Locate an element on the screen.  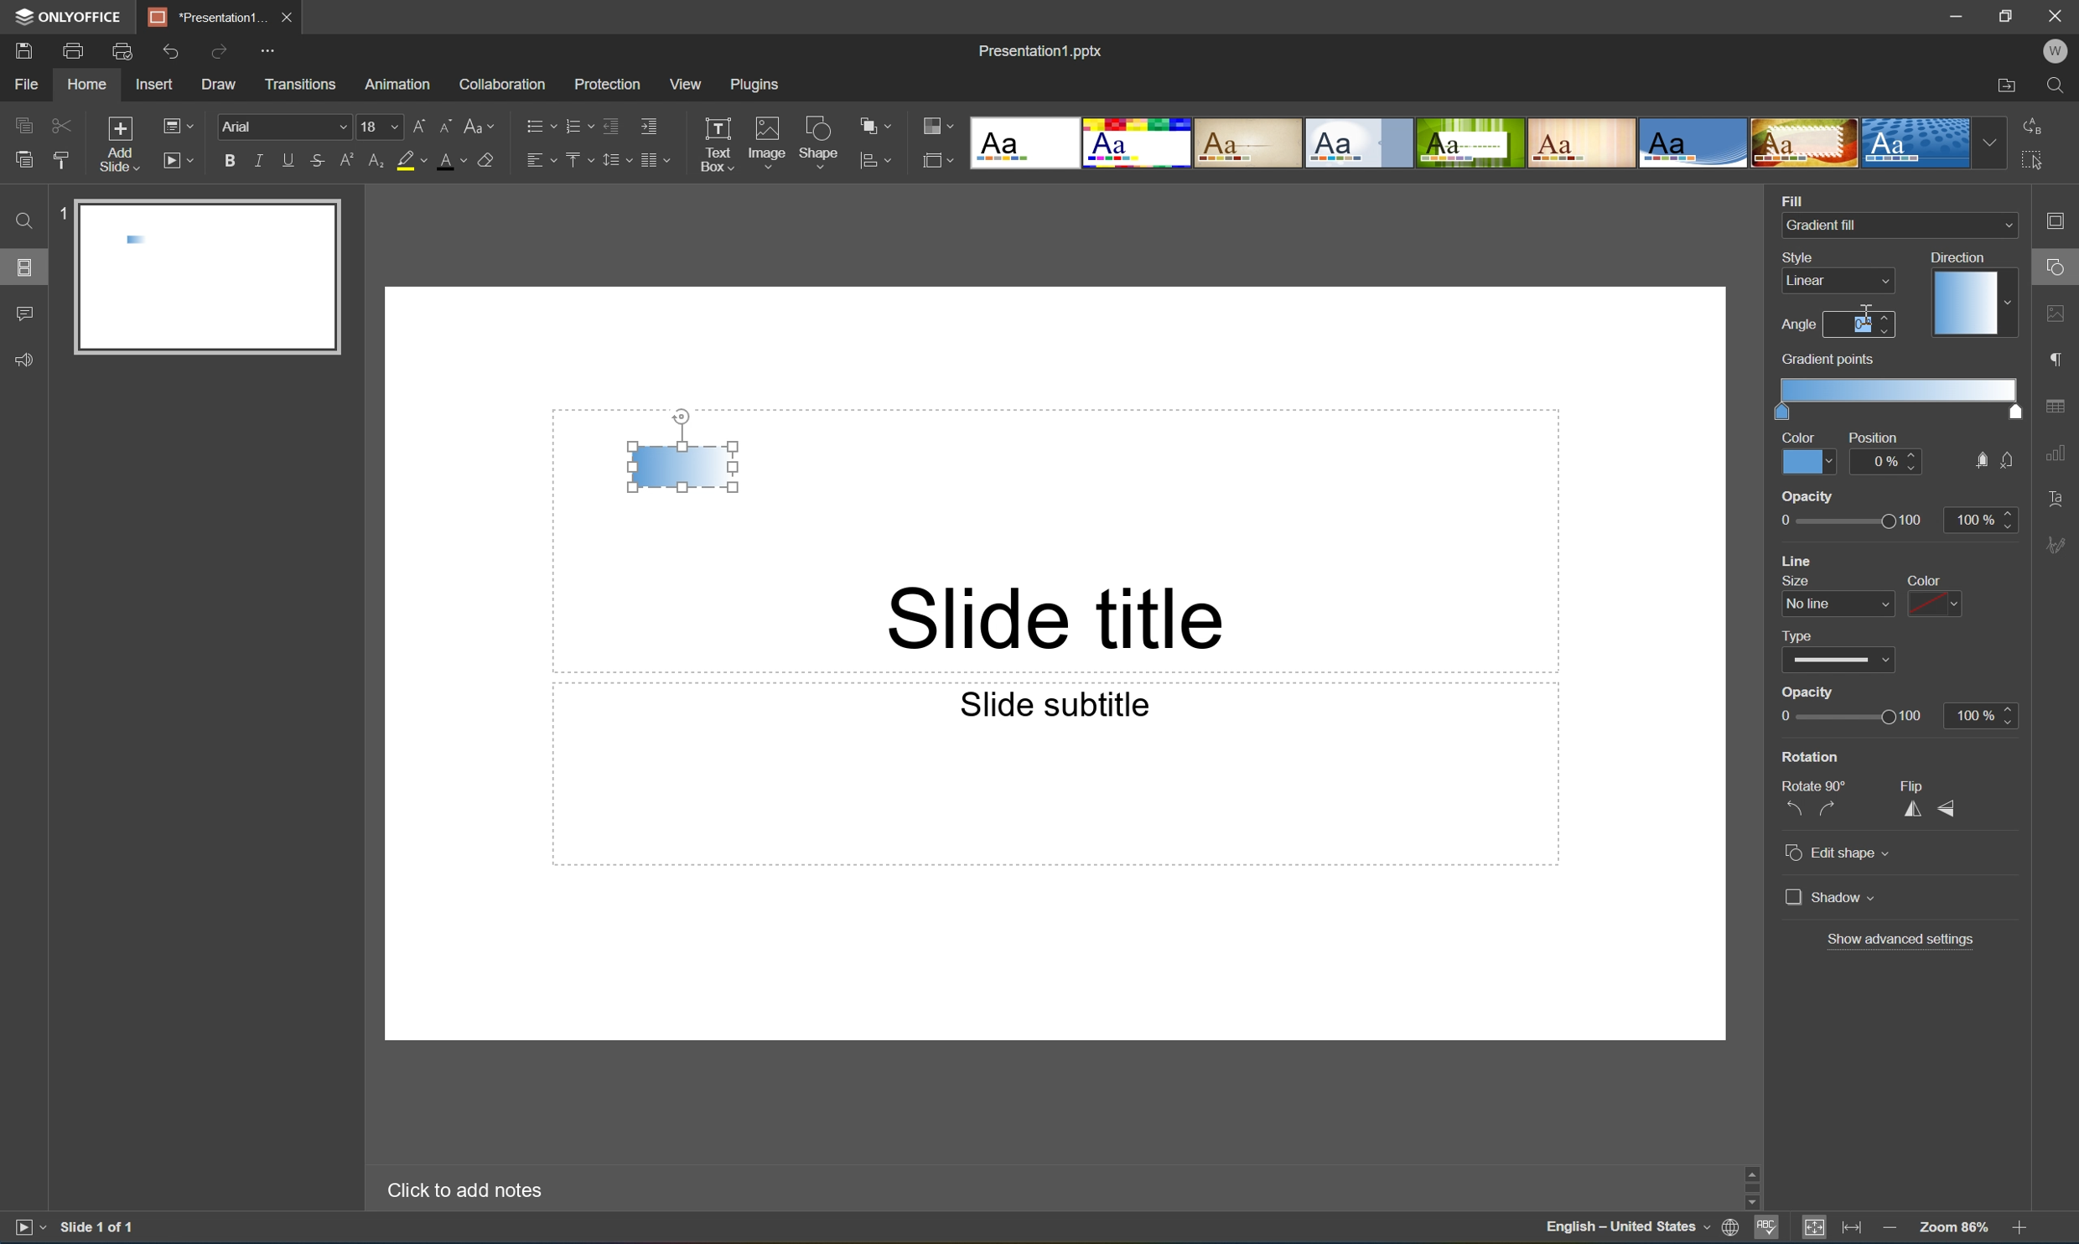
Font is located at coordinates (288, 127).